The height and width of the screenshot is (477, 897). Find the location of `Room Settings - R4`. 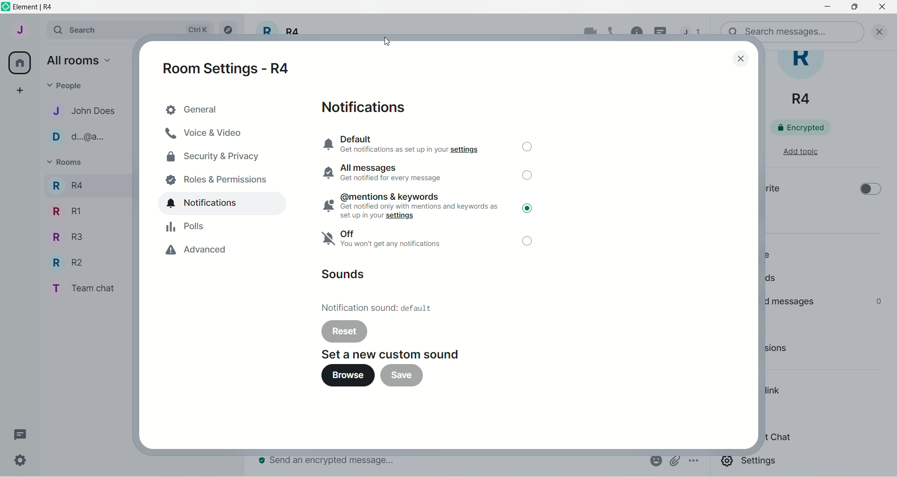

Room Settings - R4 is located at coordinates (233, 68).